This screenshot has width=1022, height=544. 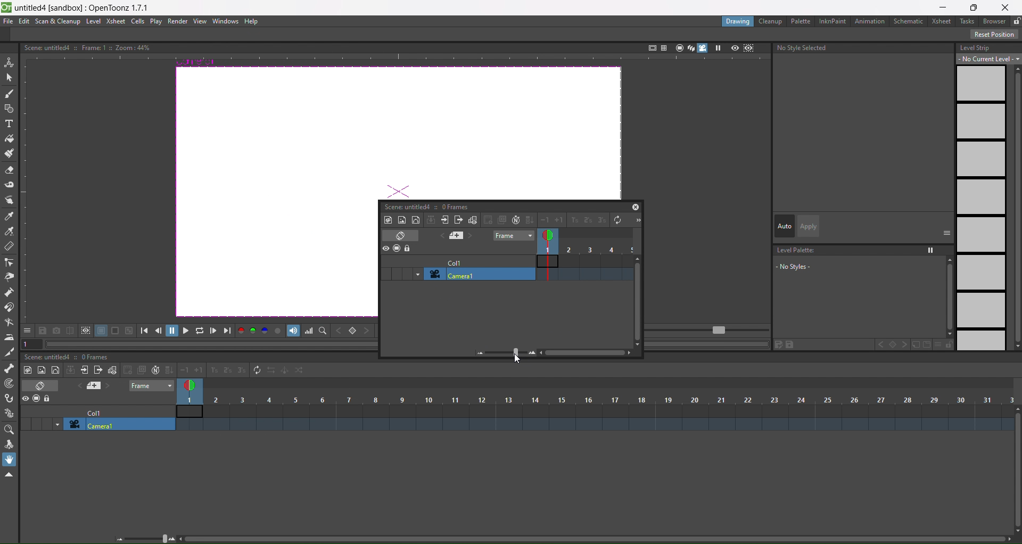 I want to click on type tool, so click(x=9, y=125).